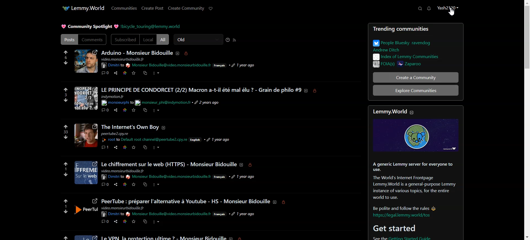 The image size is (530, 240). Describe the element at coordinates (197, 140) in the screenshot. I see `English` at that location.